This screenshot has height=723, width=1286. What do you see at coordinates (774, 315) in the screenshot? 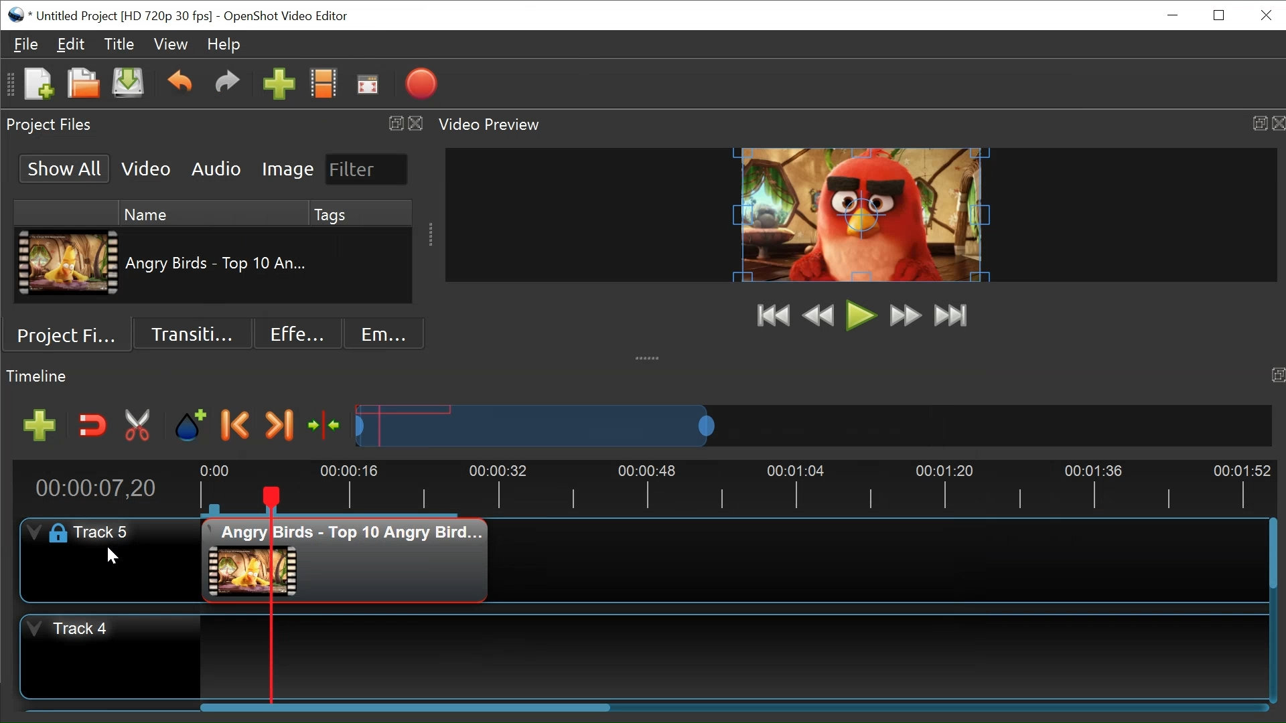
I see `Jump to Start` at bounding box center [774, 315].